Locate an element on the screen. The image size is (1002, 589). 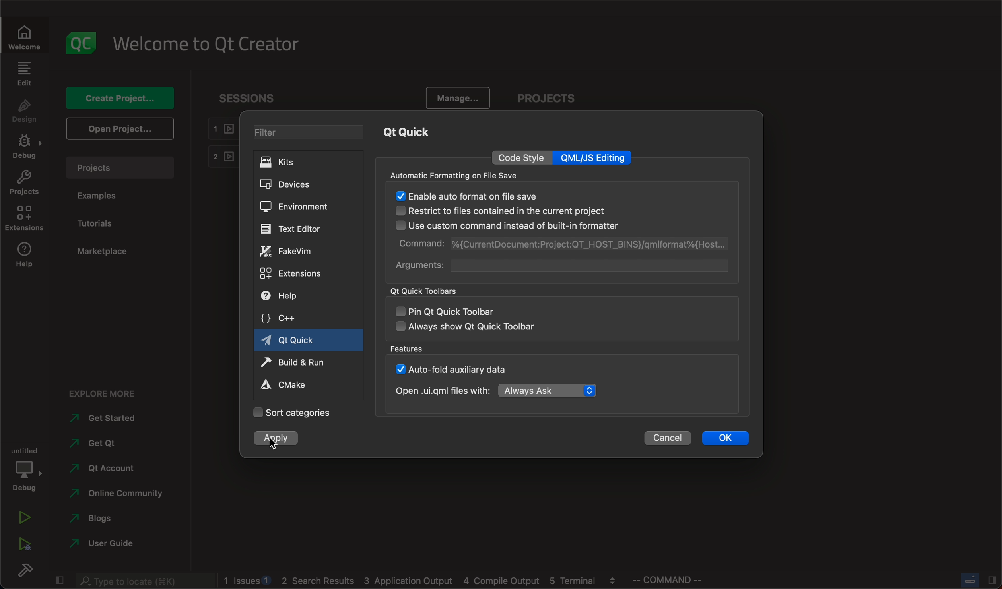
extensions is located at coordinates (23, 218).